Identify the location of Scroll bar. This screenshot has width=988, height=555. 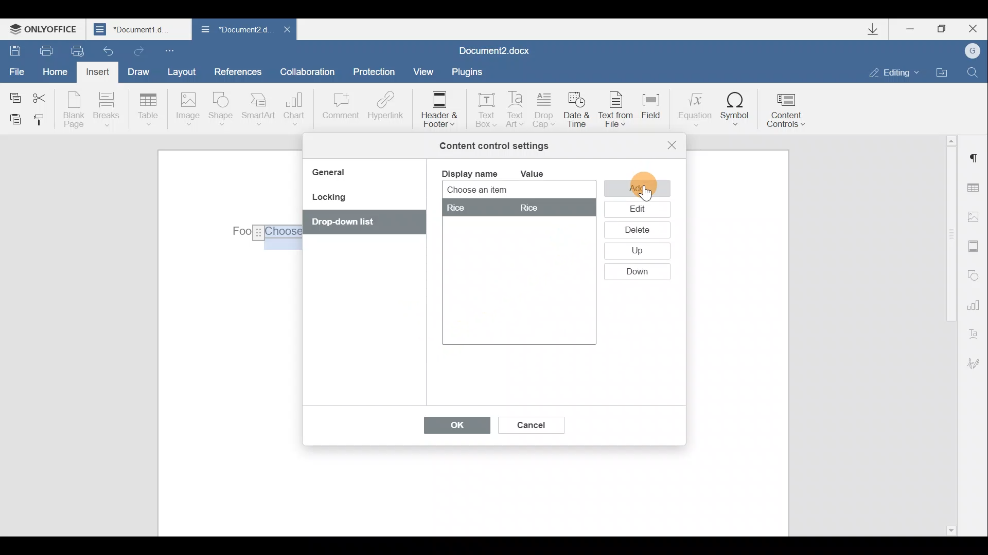
(948, 334).